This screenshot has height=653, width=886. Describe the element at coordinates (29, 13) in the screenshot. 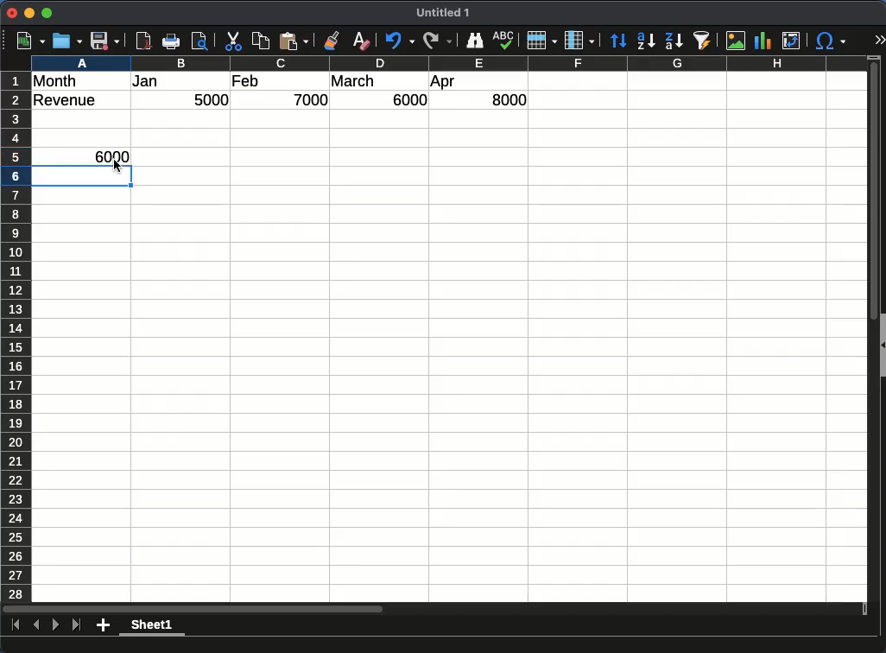

I see `minimize` at that location.